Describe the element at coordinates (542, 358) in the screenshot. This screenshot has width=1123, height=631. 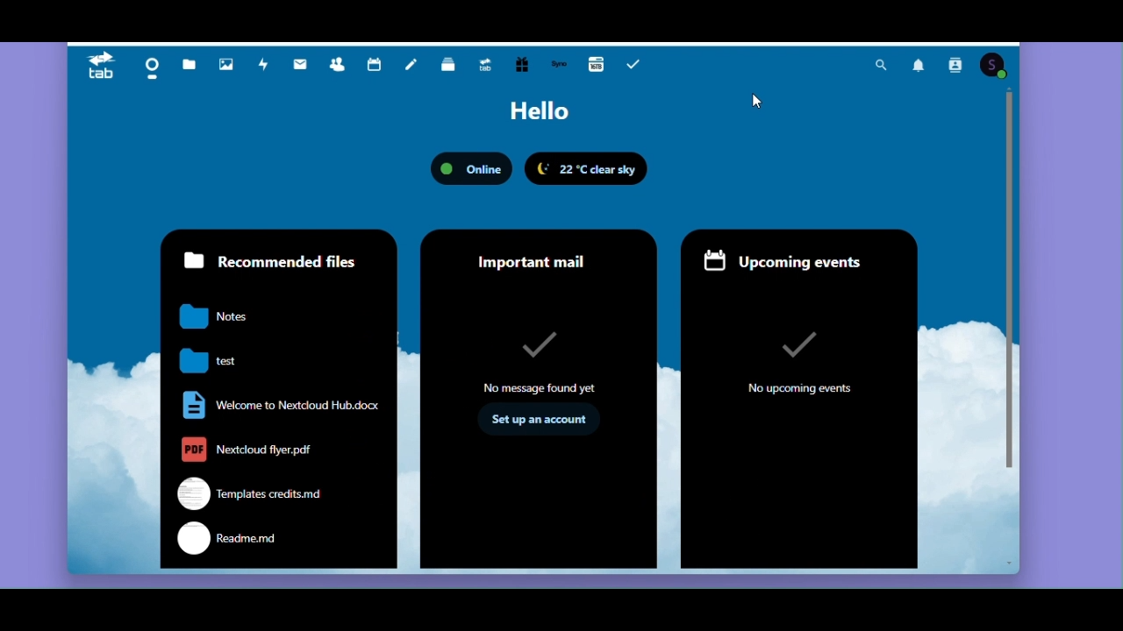
I see `no message found yet` at that location.